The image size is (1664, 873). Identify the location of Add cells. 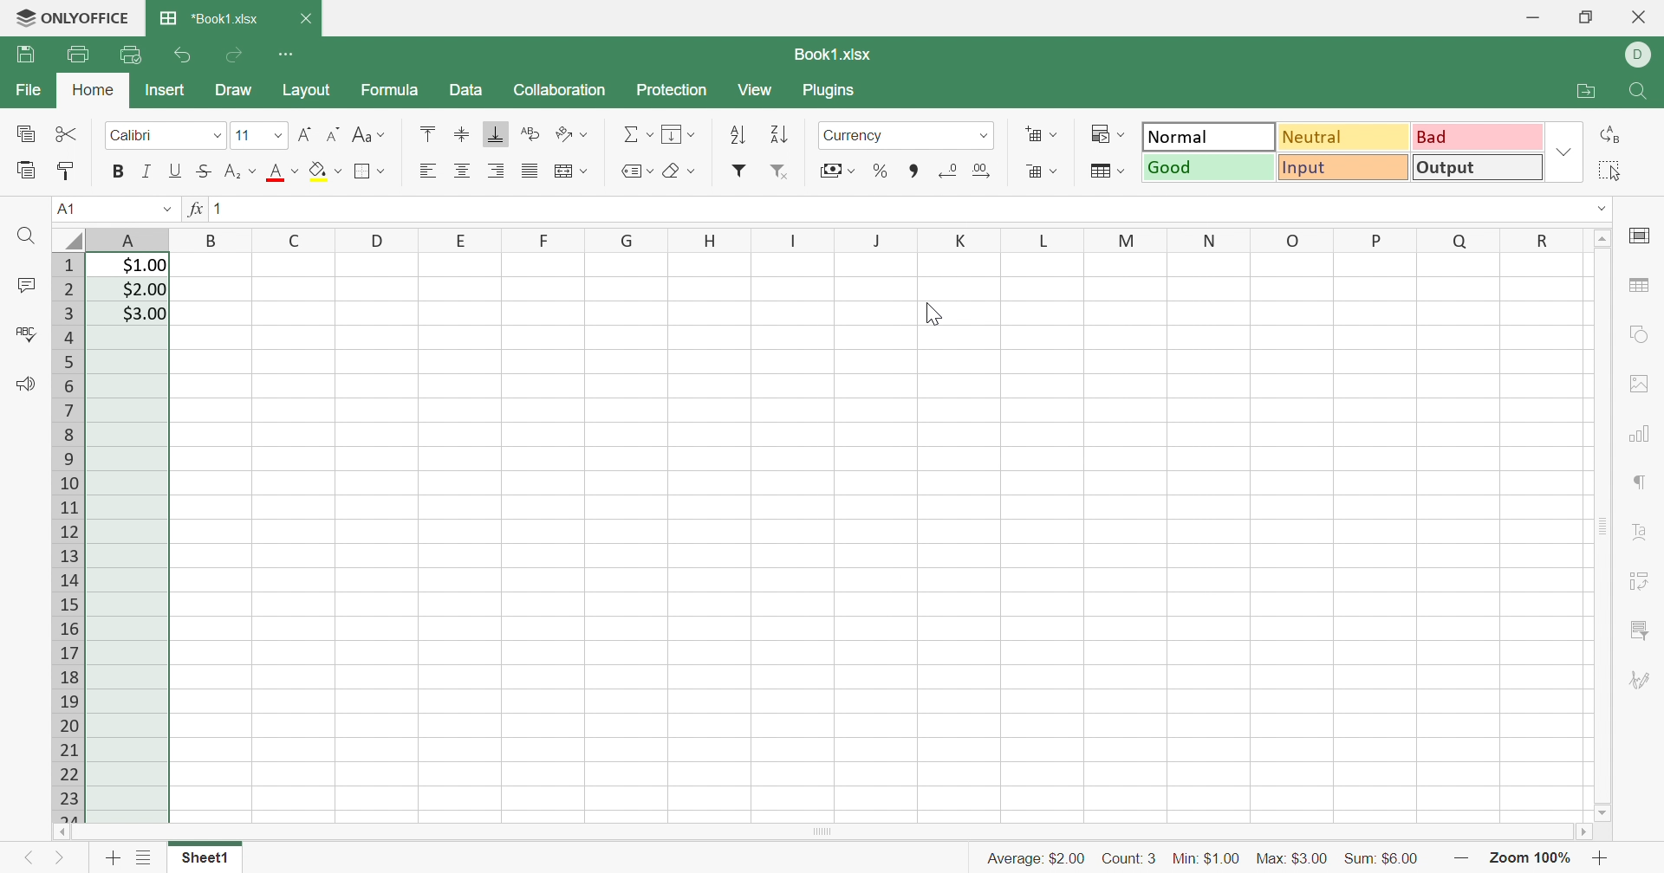
(1039, 133).